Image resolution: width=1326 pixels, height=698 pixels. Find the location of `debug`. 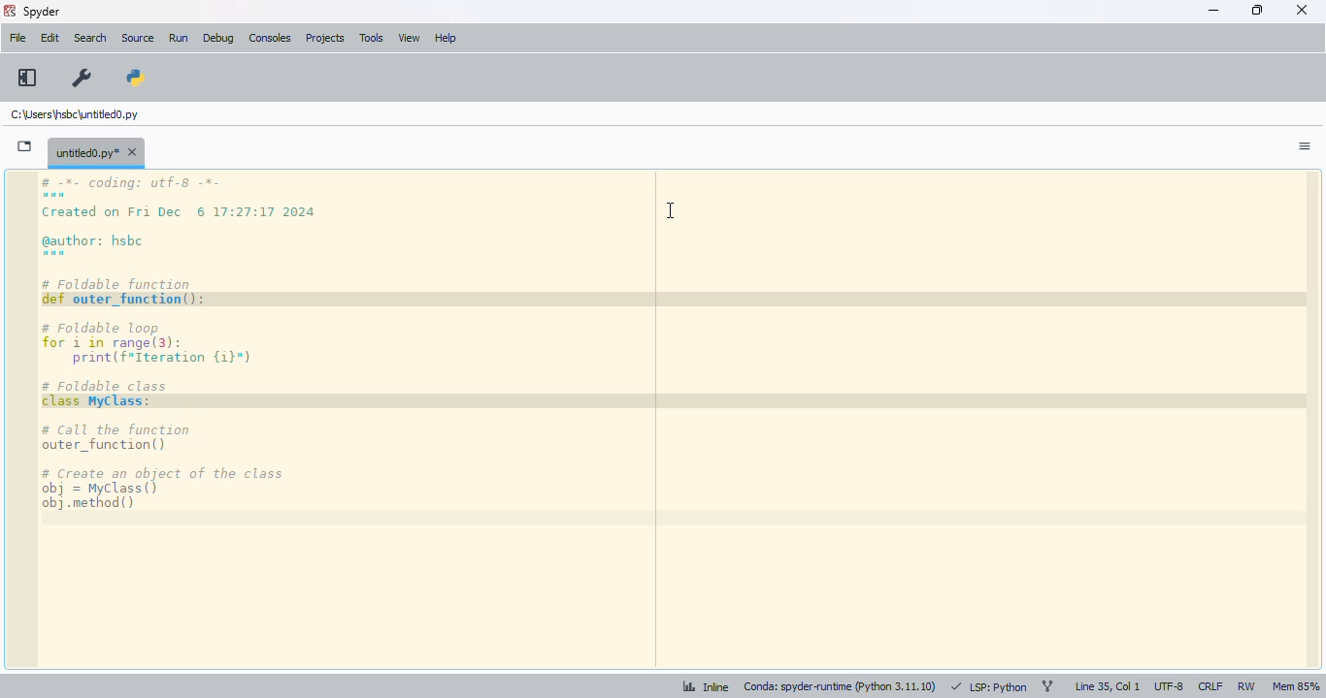

debug is located at coordinates (219, 38).